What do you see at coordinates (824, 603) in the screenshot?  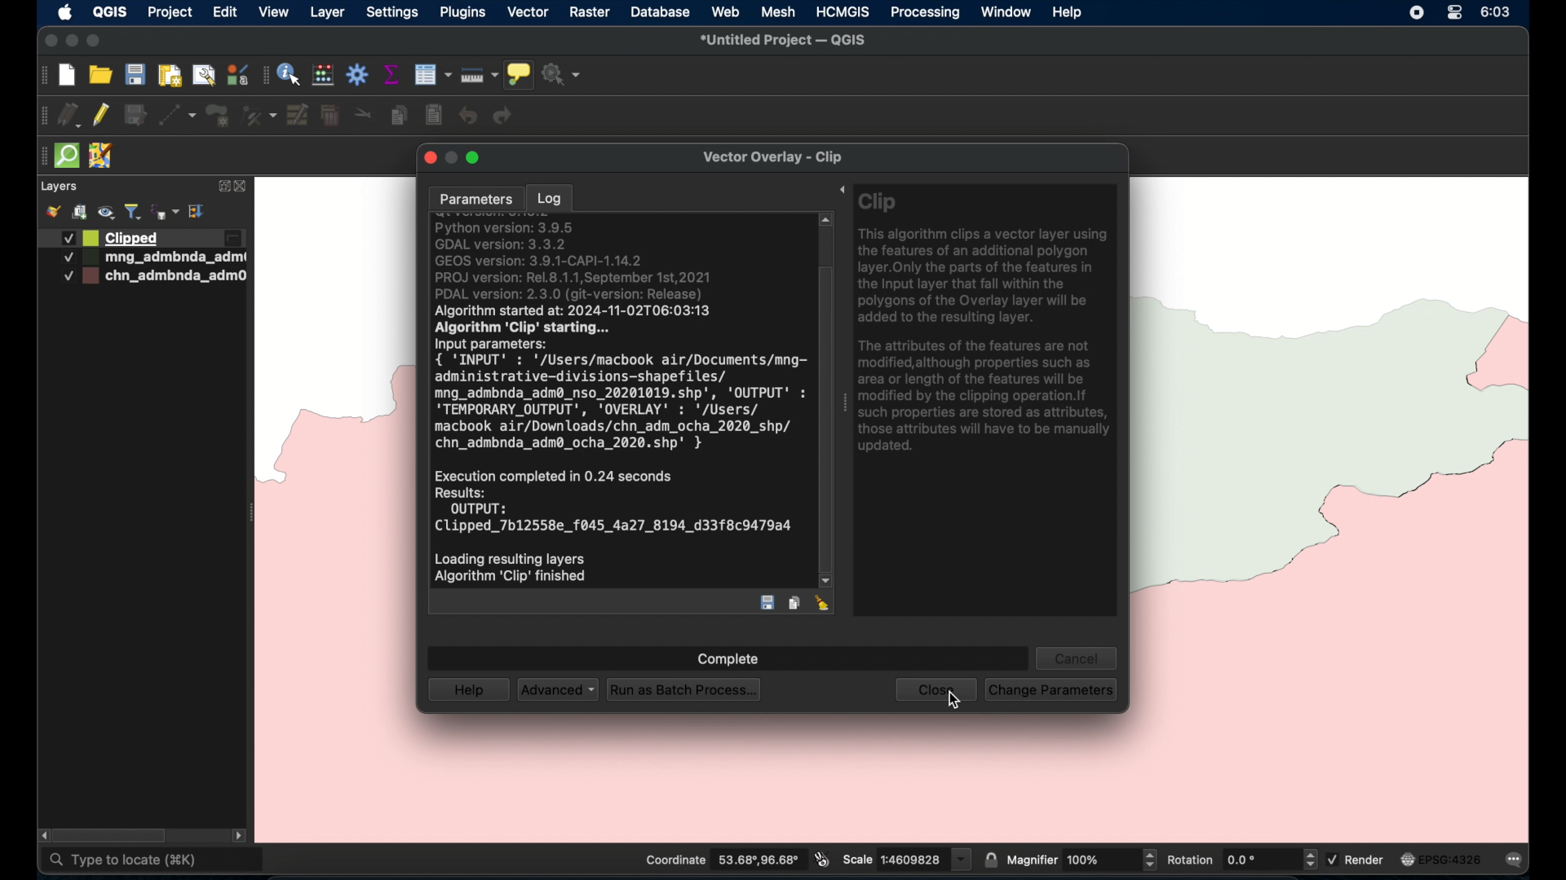 I see `clear entry` at bounding box center [824, 603].